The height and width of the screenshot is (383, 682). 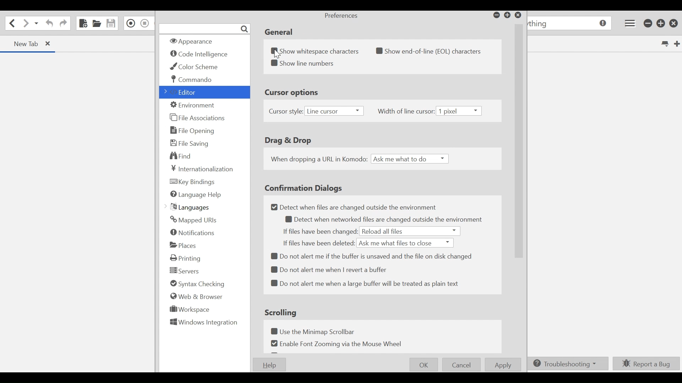 What do you see at coordinates (284, 112) in the screenshot?
I see `Cursor style:` at bounding box center [284, 112].